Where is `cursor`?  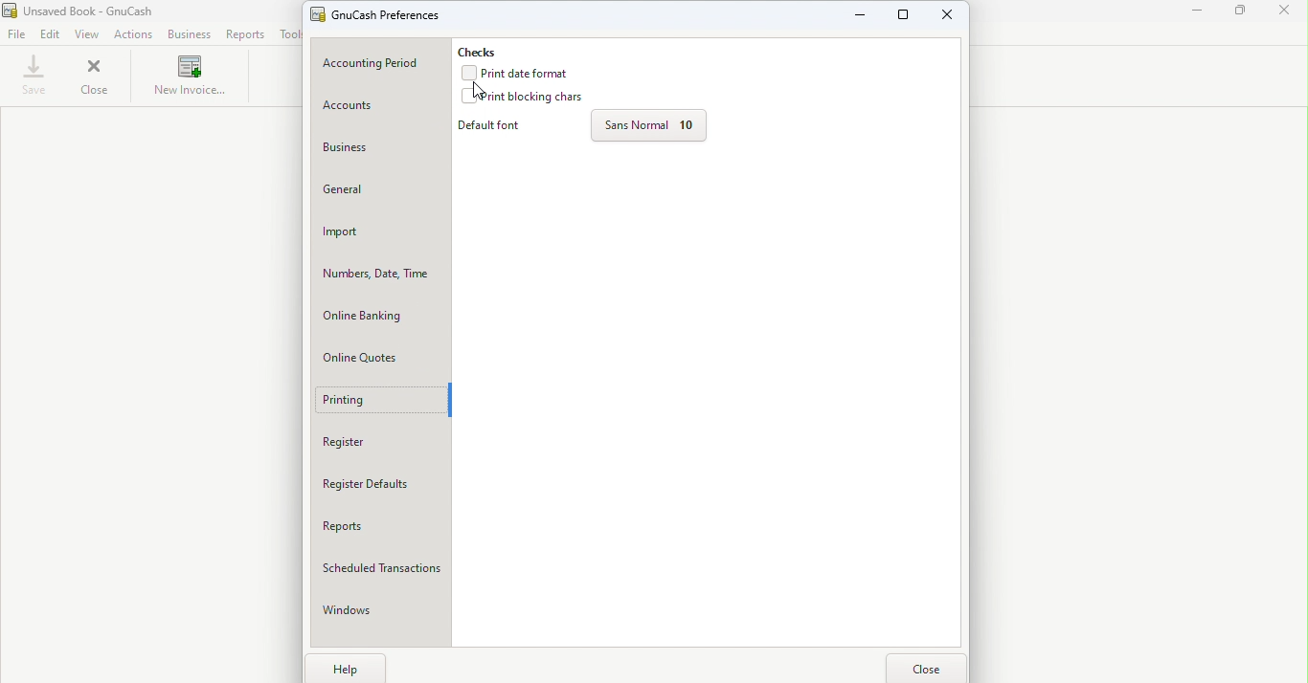 cursor is located at coordinates (478, 92).